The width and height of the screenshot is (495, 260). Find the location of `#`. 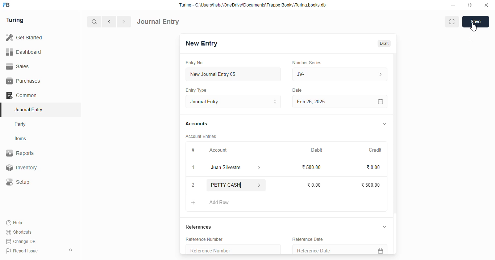

# is located at coordinates (193, 150).